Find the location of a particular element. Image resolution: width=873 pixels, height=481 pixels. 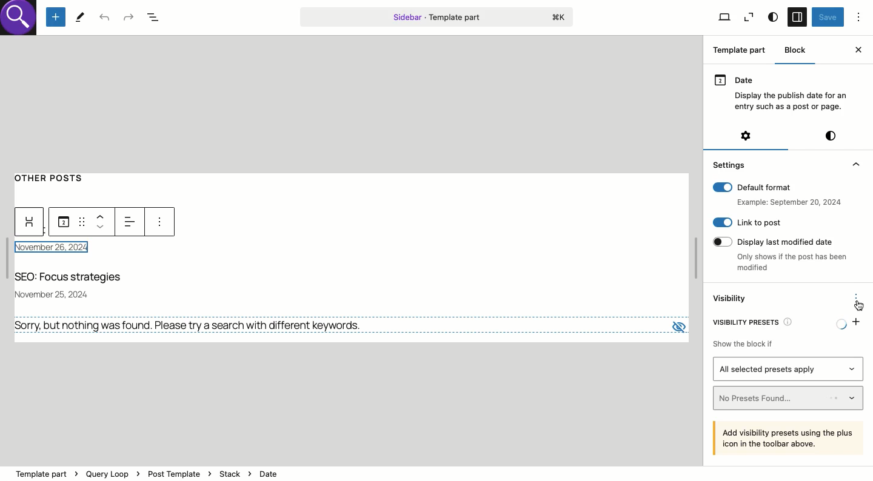

Style is located at coordinates (772, 18).